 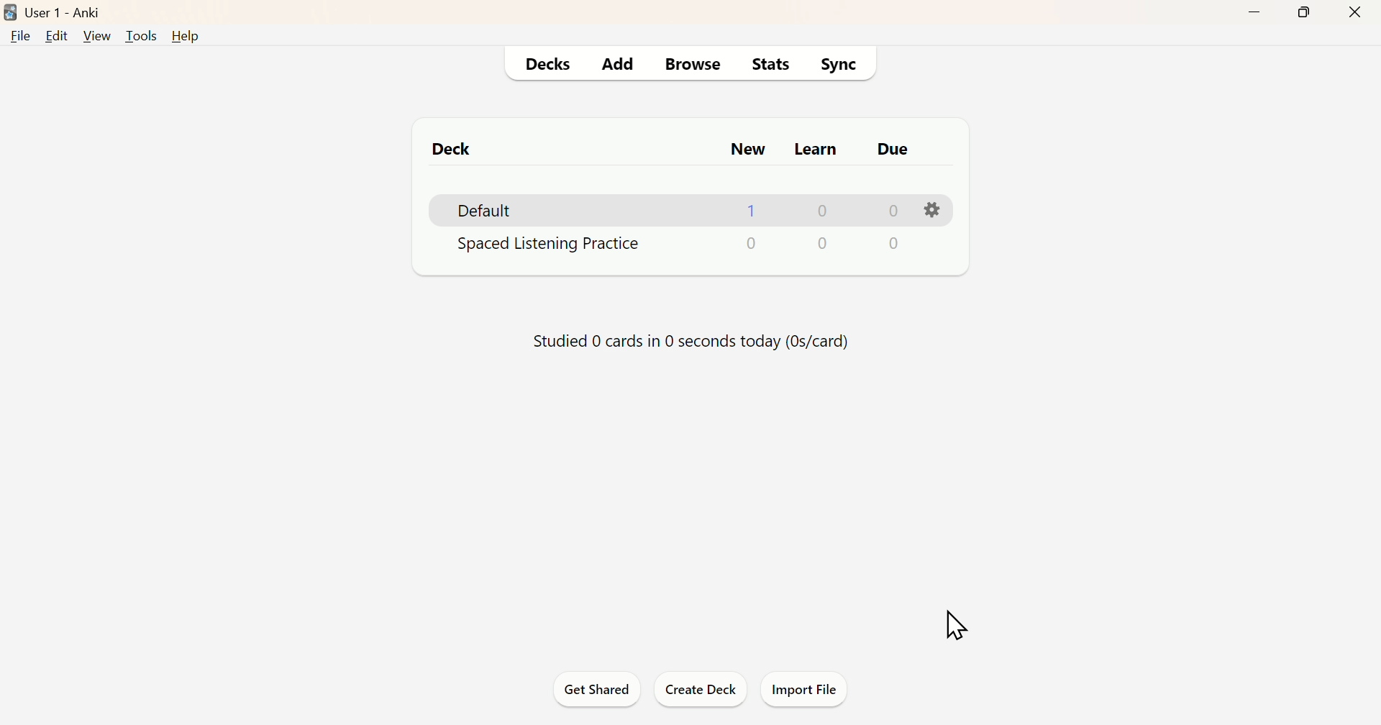 I want to click on Get Shared, so click(x=595, y=687).